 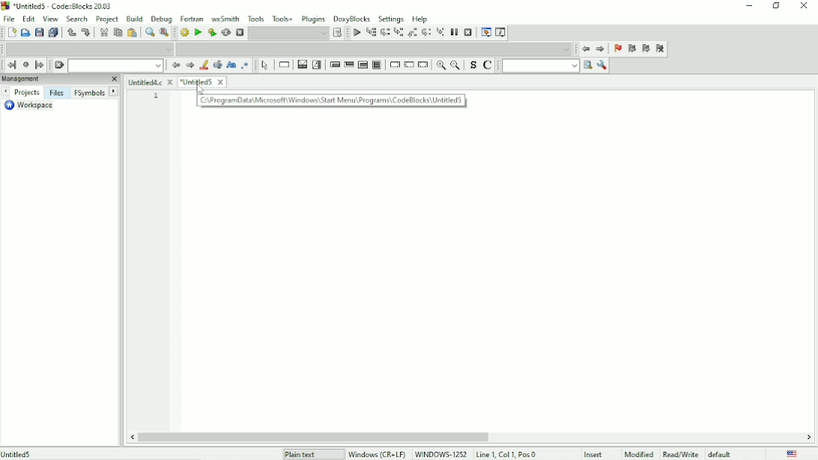 I want to click on Last jump, so click(x=25, y=65).